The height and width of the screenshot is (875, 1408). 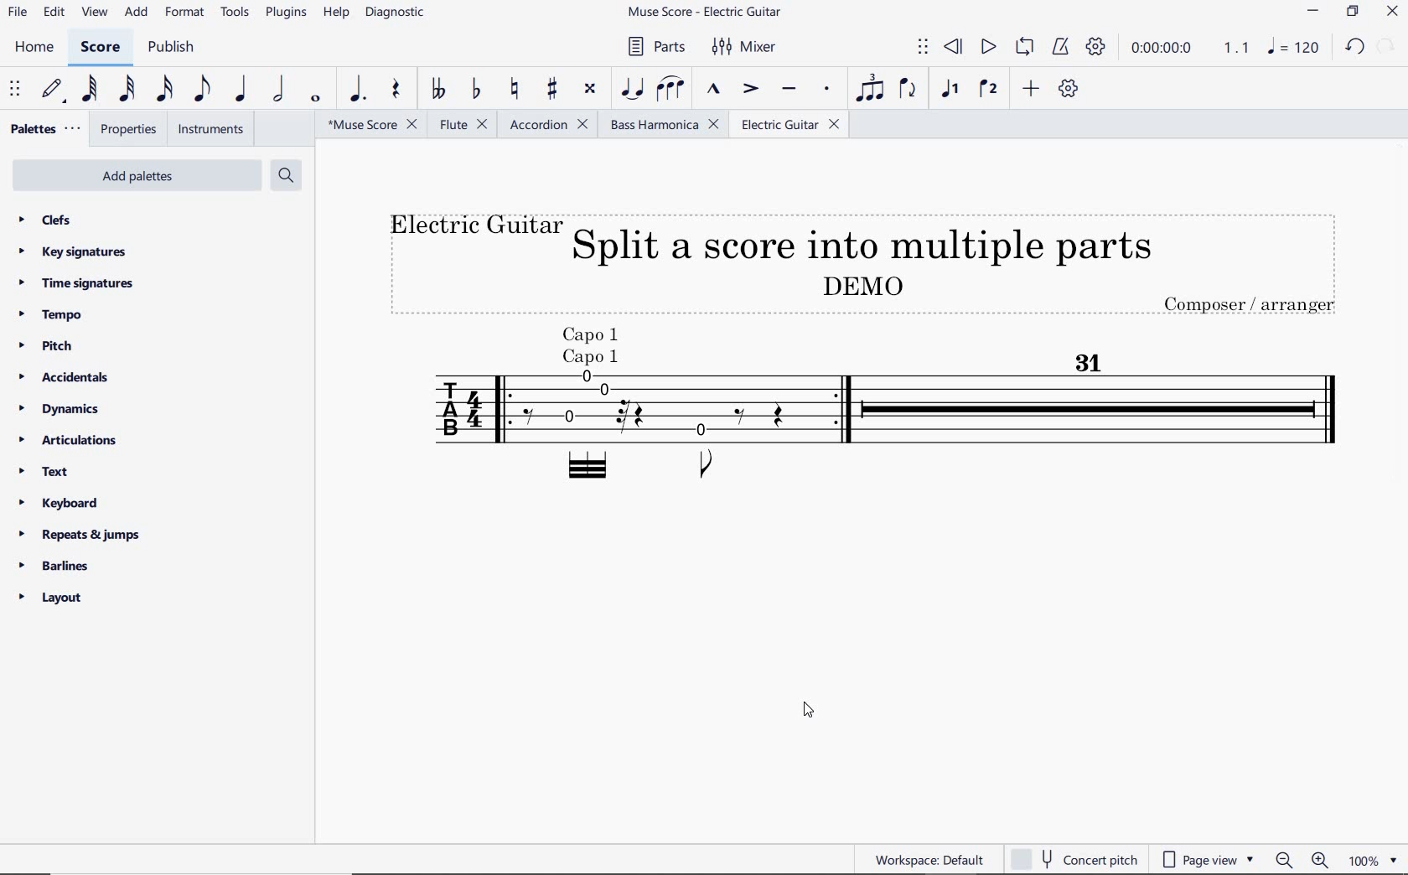 I want to click on tools, so click(x=236, y=12).